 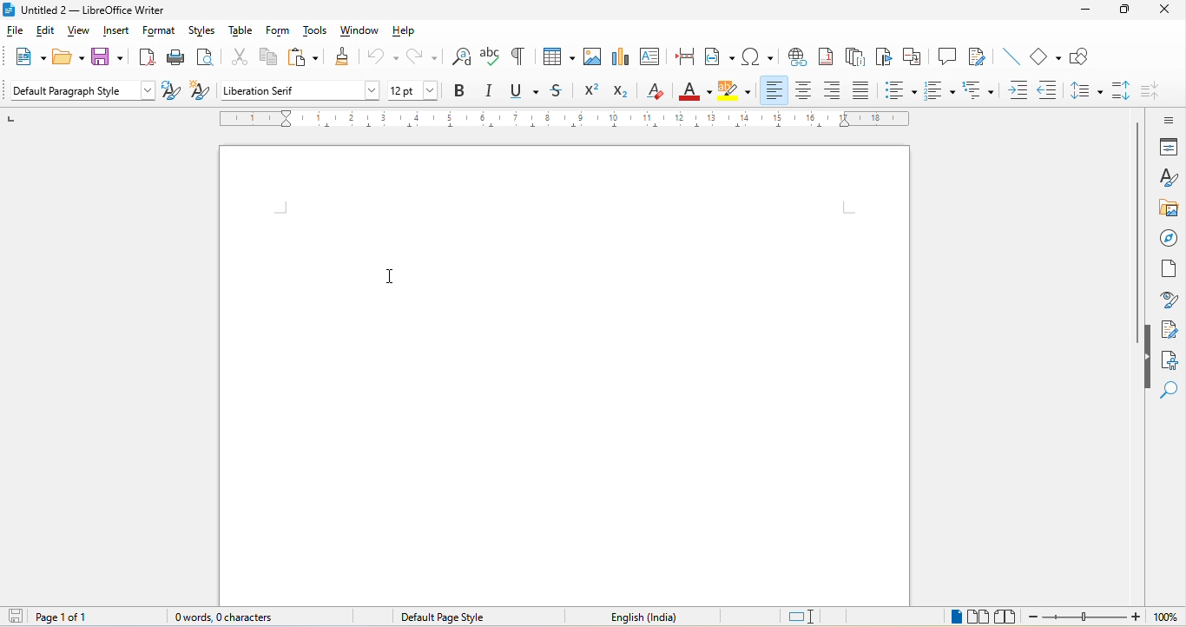 I want to click on new, so click(x=26, y=56).